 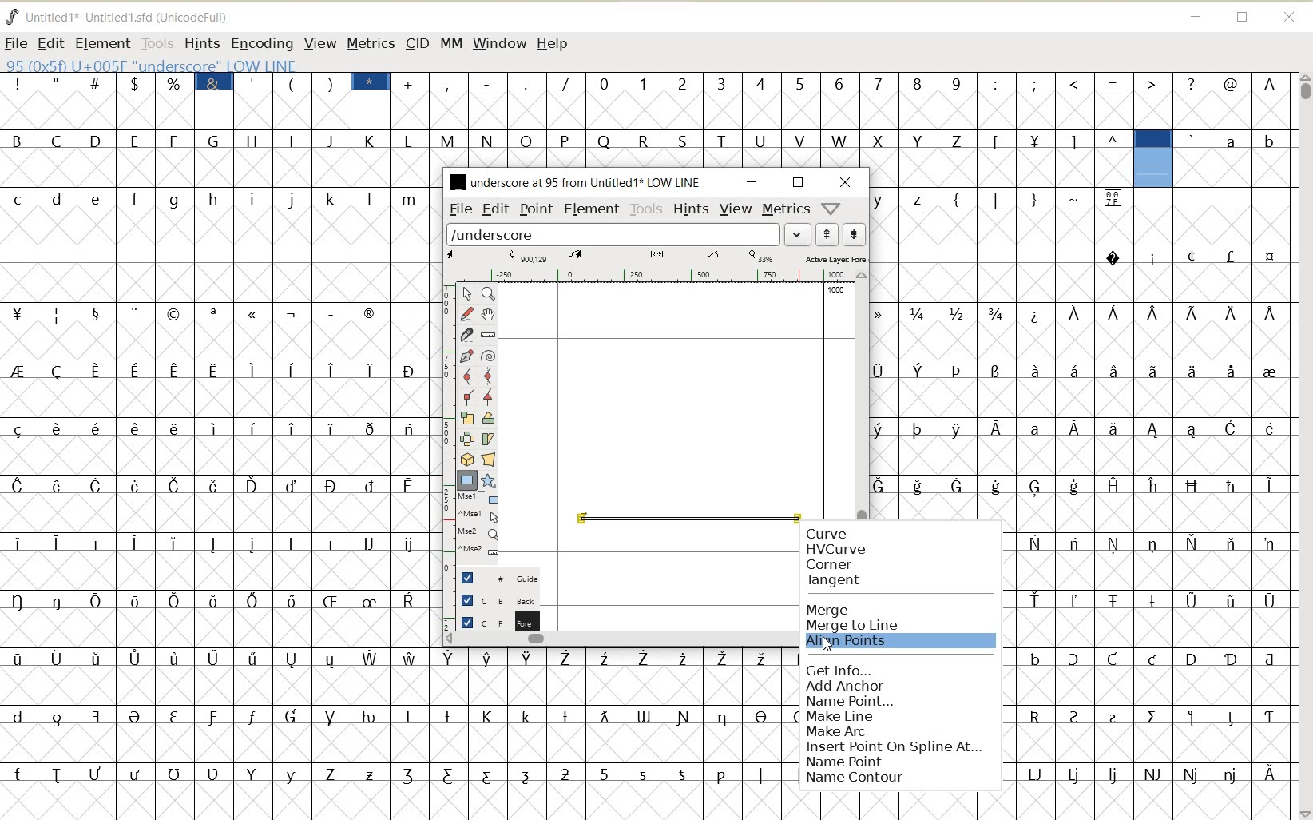 What do you see at coordinates (835, 581) in the screenshot?
I see `TANGENT` at bounding box center [835, 581].